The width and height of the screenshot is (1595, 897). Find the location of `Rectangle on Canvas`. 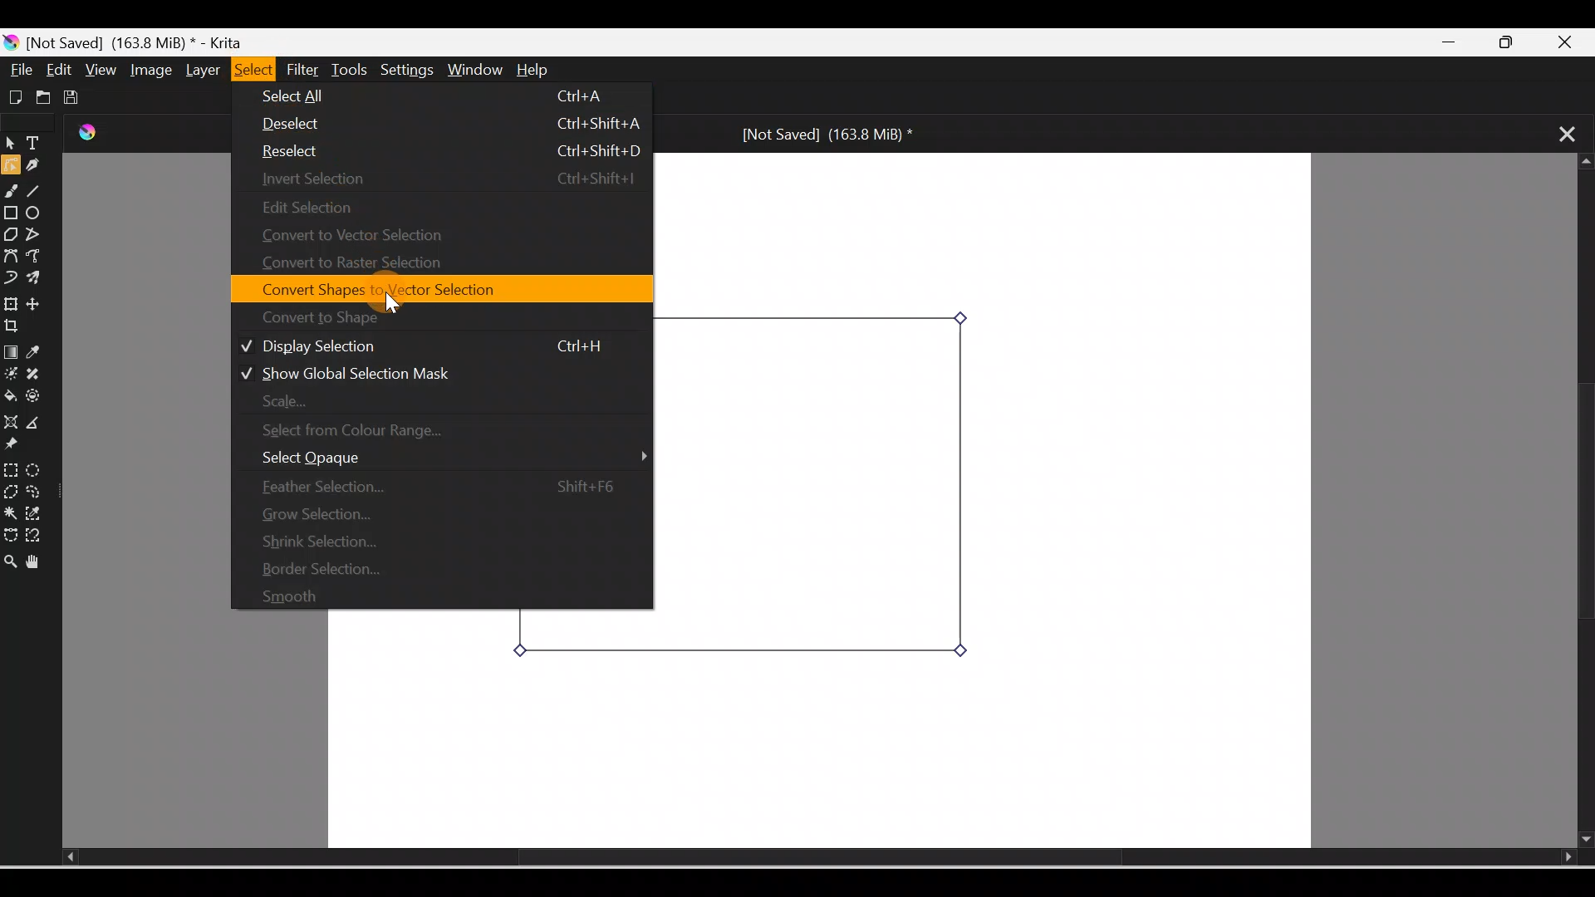

Rectangle on Canvas is located at coordinates (816, 486).